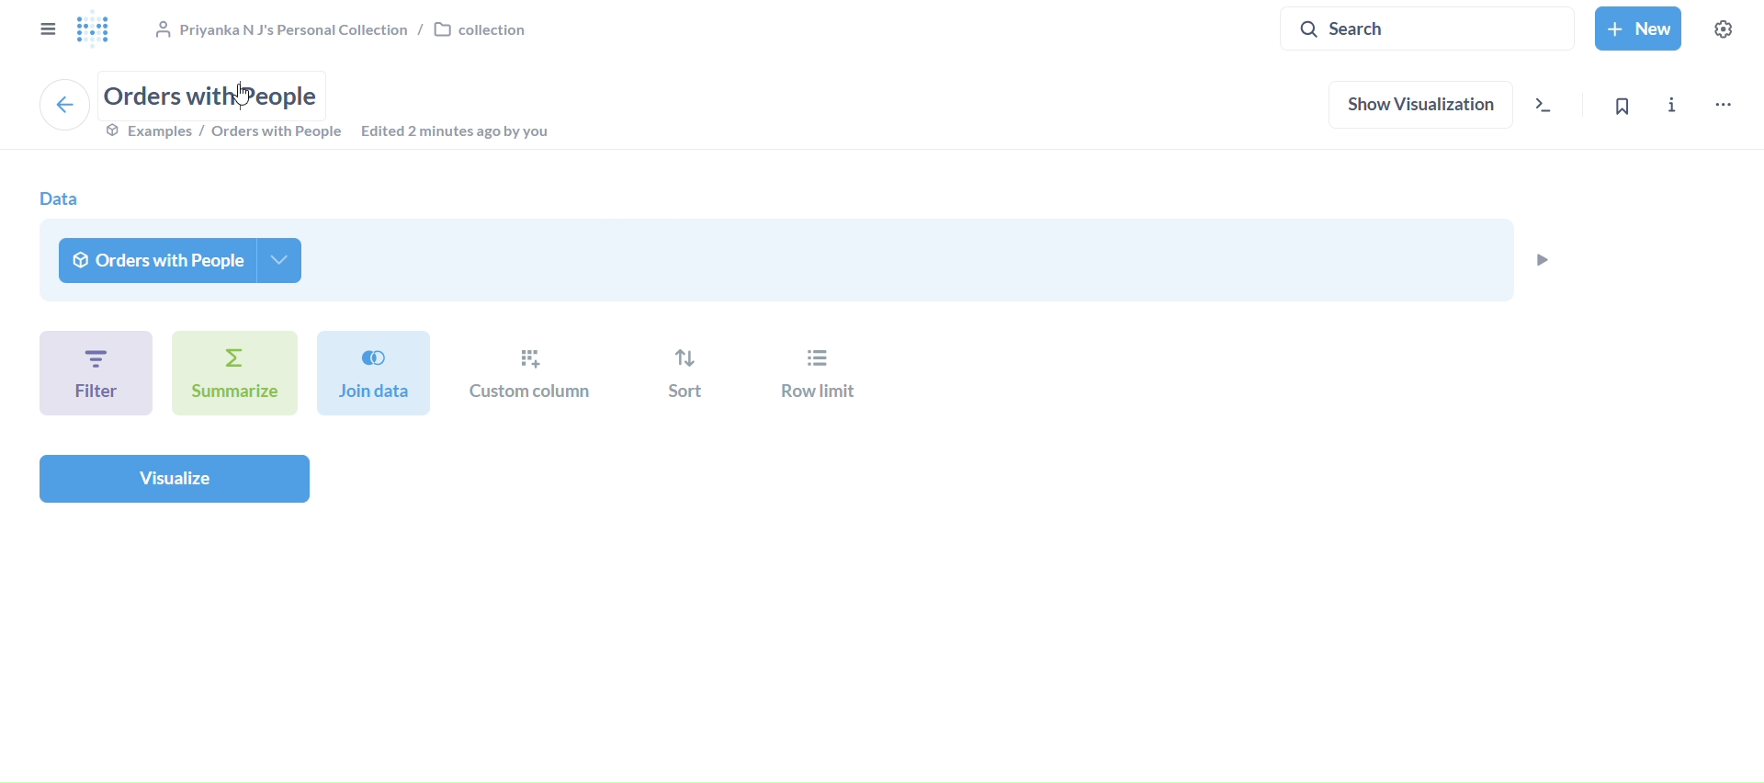 This screenshot has height=783, width=1764. I want to click on bookmark , so click(1632, 106).